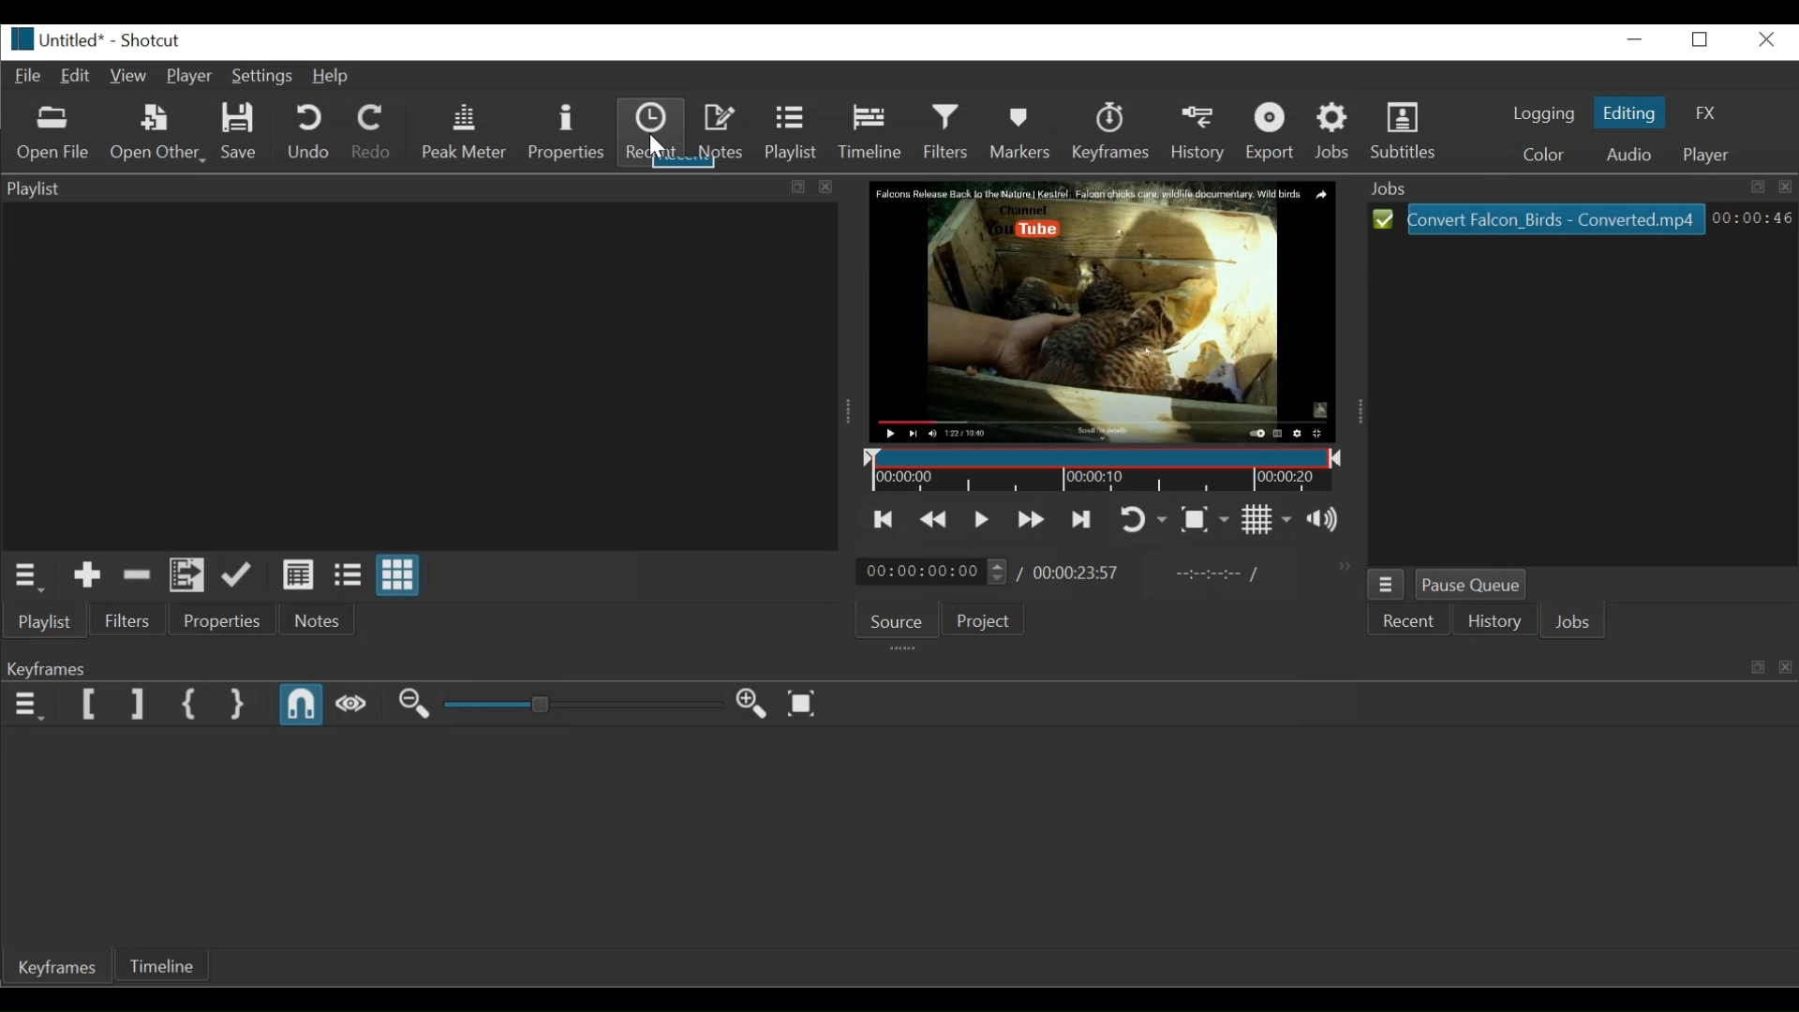  What do you see at coordinates (126, 620) in the screenshot?
I see `Filters` at bounding box center [126, 620].